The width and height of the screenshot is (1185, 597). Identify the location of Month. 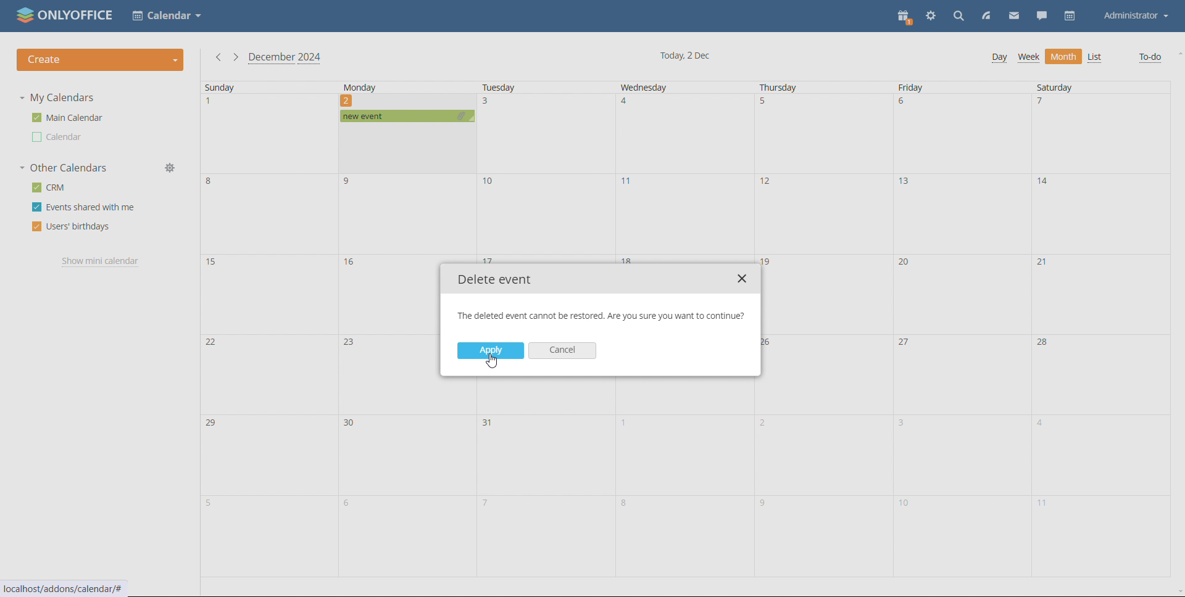
(1064, 57).